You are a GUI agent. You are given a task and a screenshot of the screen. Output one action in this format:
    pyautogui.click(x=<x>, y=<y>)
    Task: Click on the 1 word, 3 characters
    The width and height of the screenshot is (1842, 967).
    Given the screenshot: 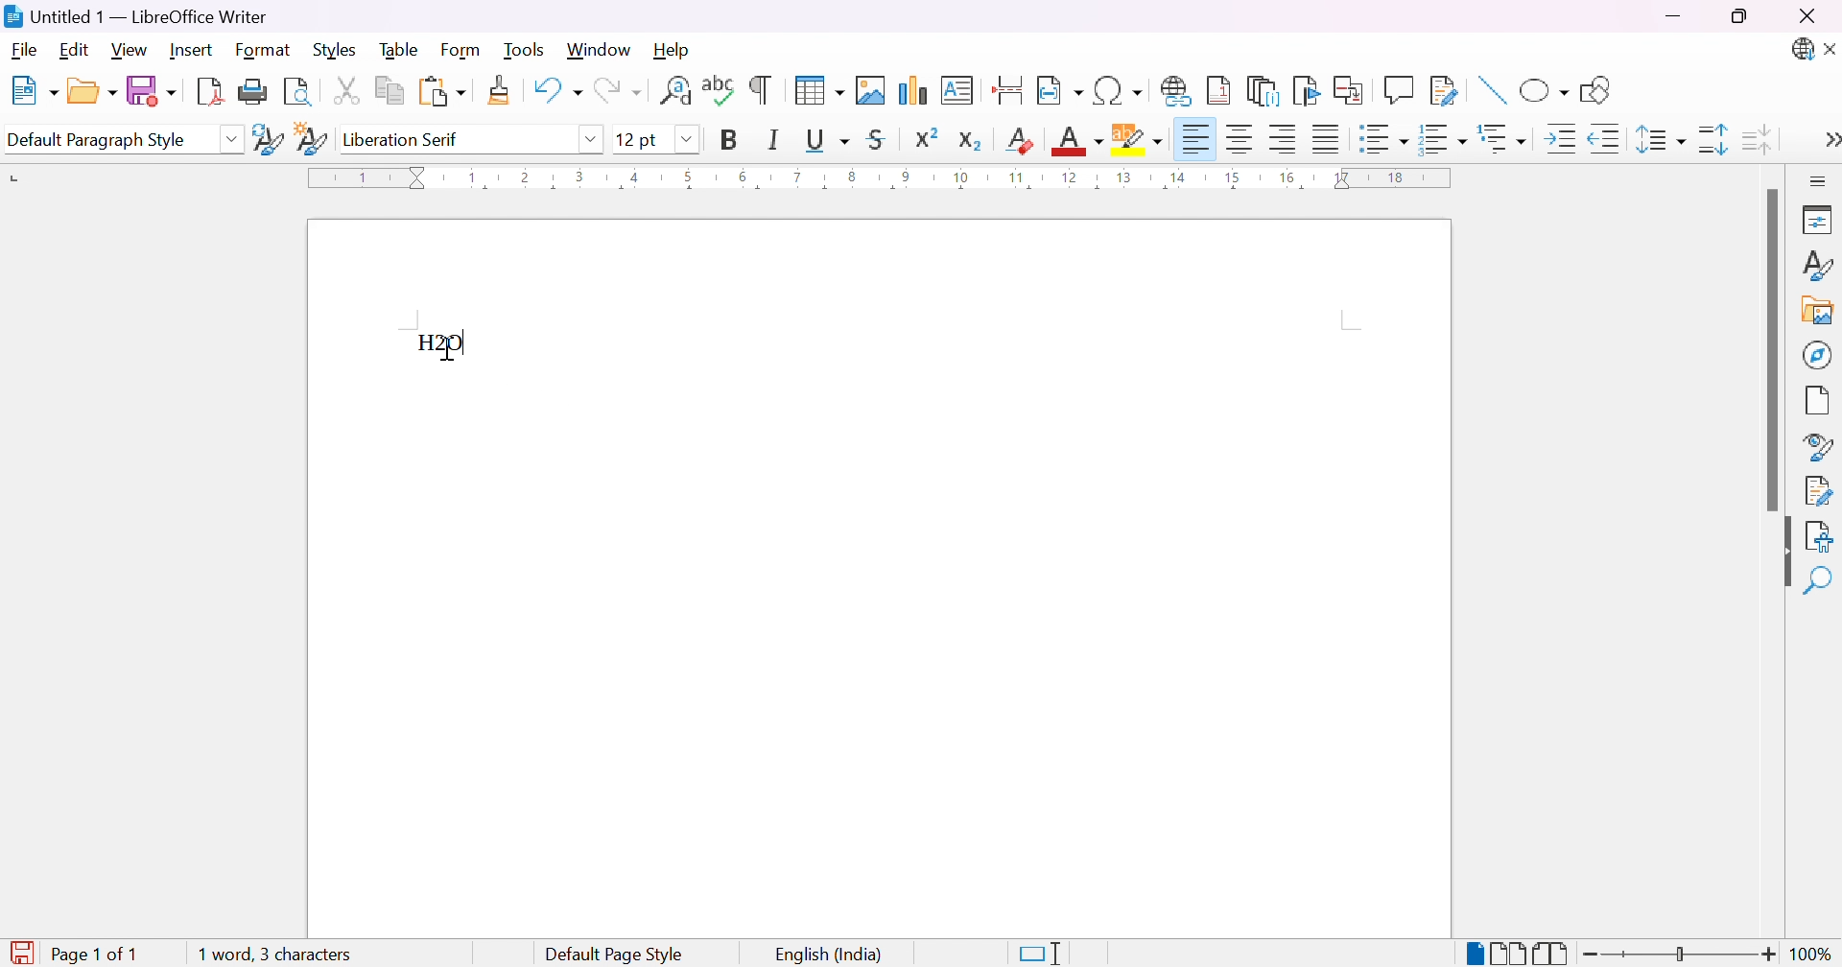 What is the action you would take?
    pyautogui.click(x=272, y=953)
    